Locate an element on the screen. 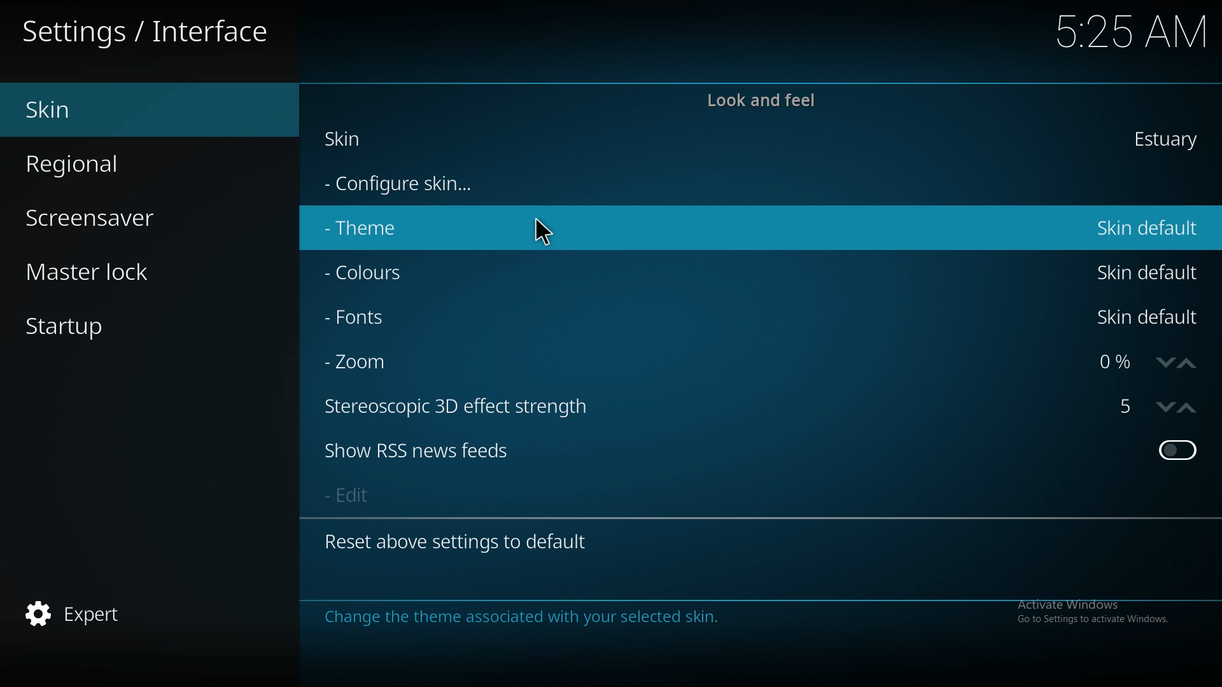 The image size is (1222, 687). look and feel is located at coordinates (764, 100).